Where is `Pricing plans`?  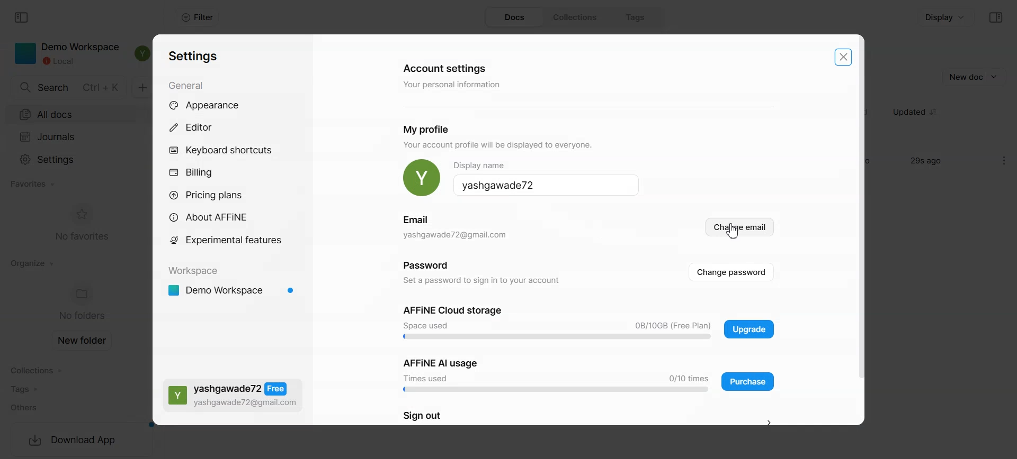
Pricing plans is located at coordinates (234, 195).